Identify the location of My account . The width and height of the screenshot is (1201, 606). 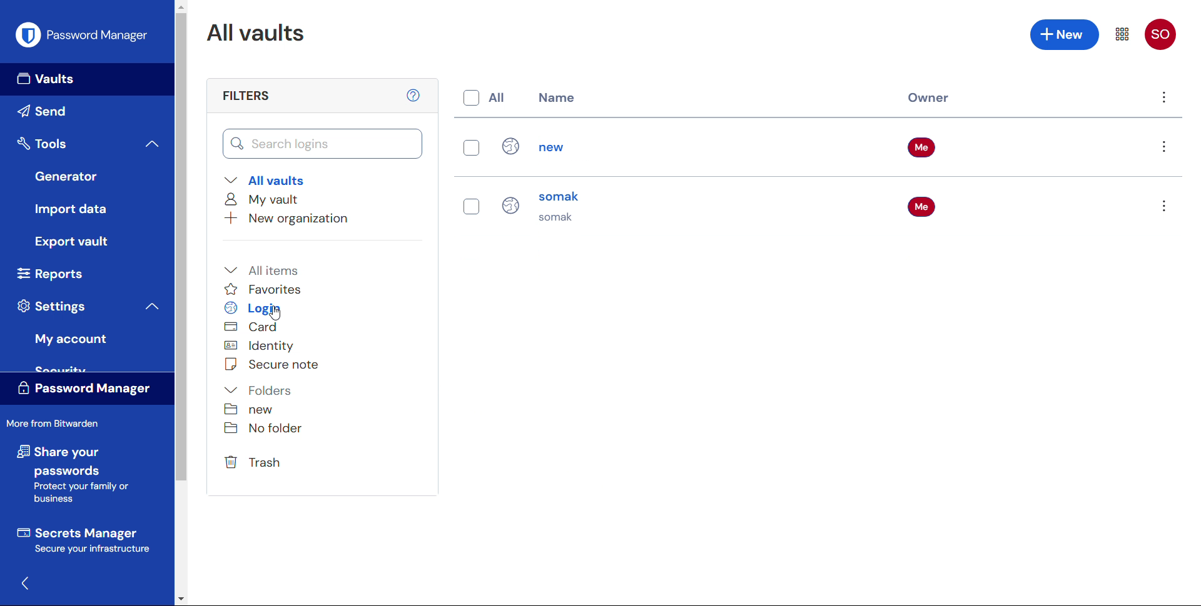
(69, 339).